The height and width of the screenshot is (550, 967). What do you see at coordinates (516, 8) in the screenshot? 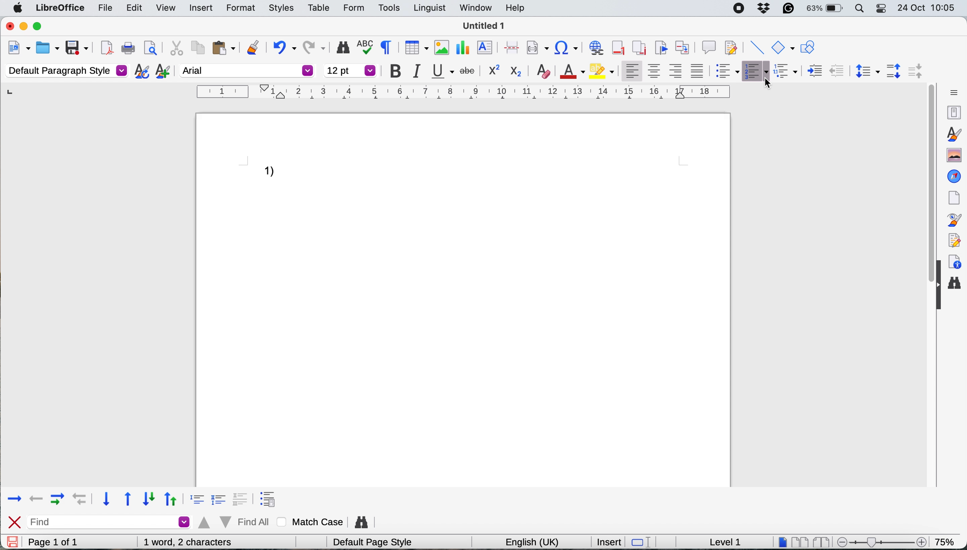
I see `help` at bounding box center [516, 8].